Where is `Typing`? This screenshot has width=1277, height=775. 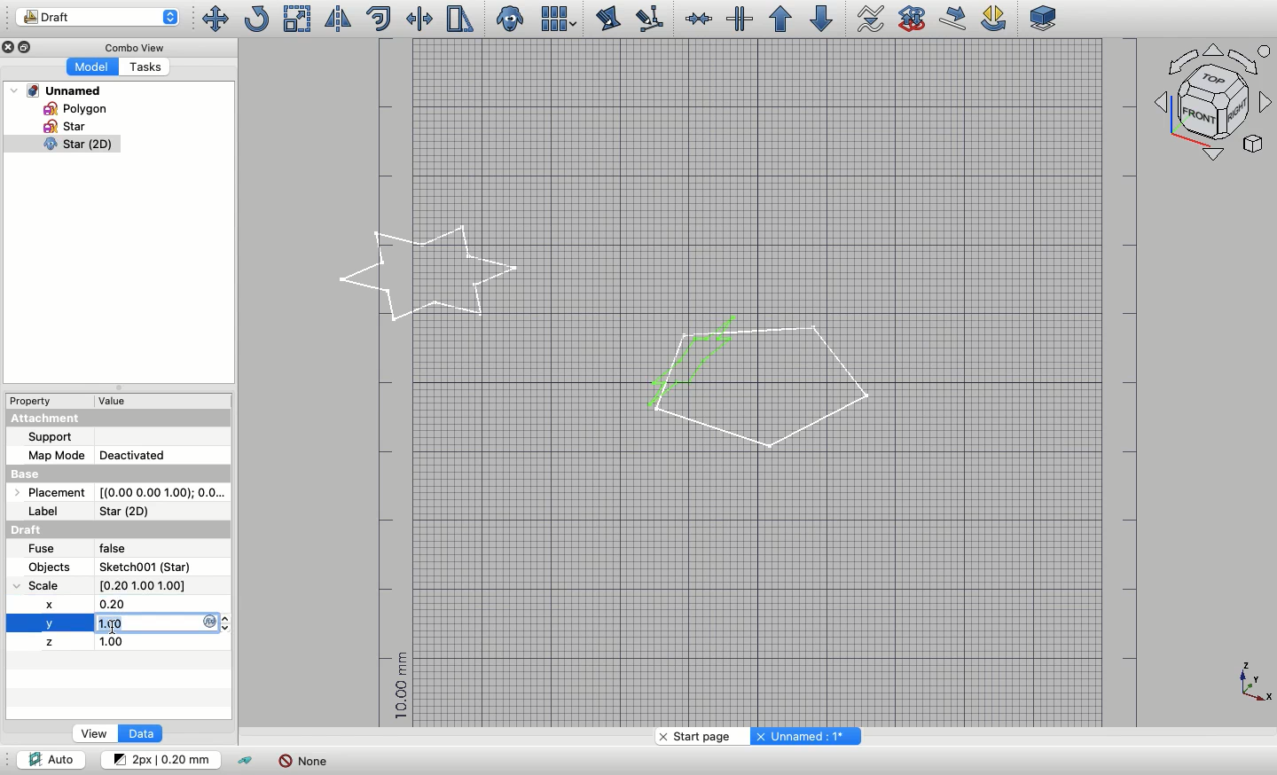 Typing is located at coordinates (155, 623).